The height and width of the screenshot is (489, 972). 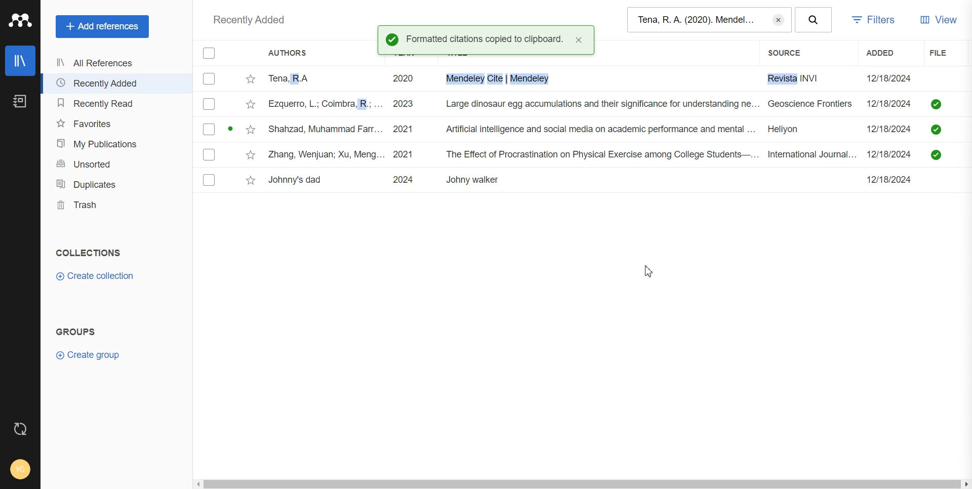 What do you see at coordinates (209, 53) in the screenshot?
I see `Checkbox` at bounding box center [209, 53].